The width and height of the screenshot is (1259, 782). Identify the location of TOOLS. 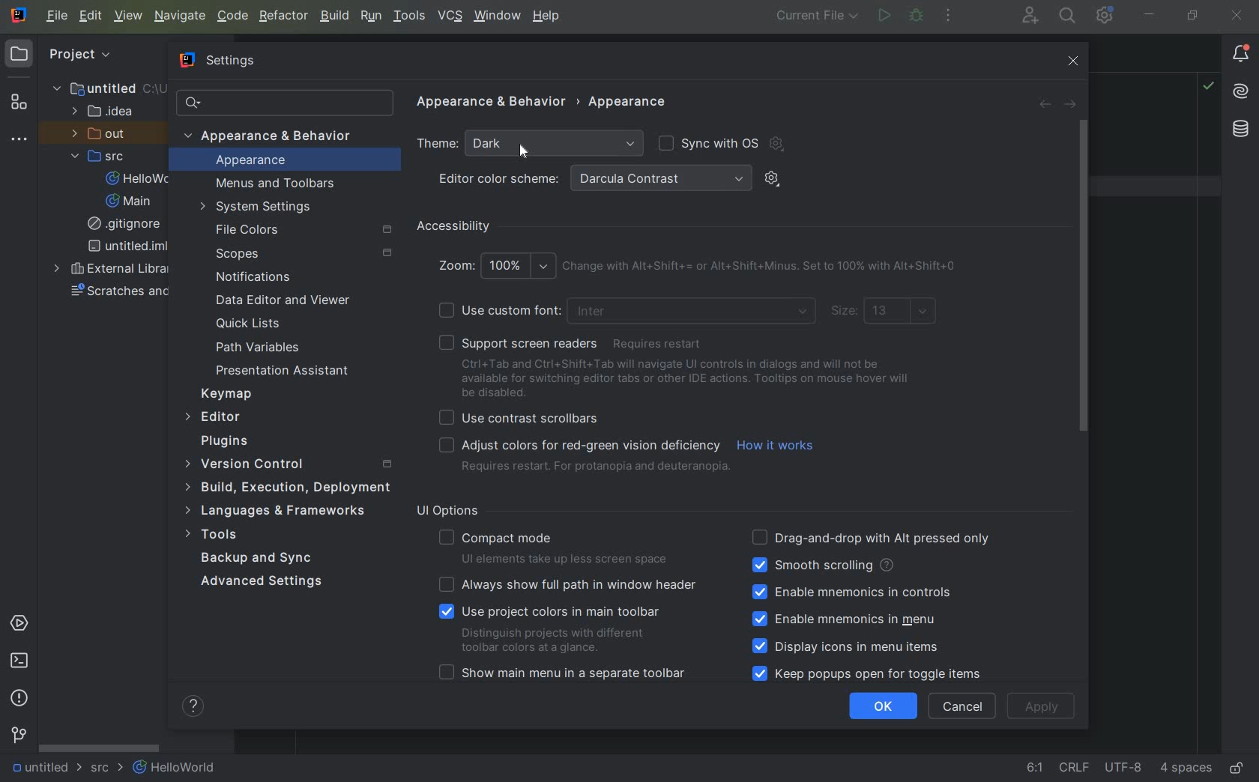
(409, 16).